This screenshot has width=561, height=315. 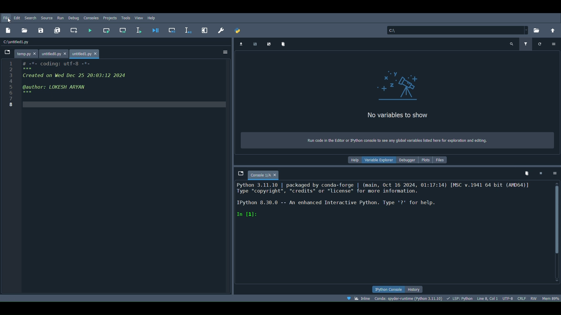 I want to click on Debug selection or current line, so click(x=188, y=29).